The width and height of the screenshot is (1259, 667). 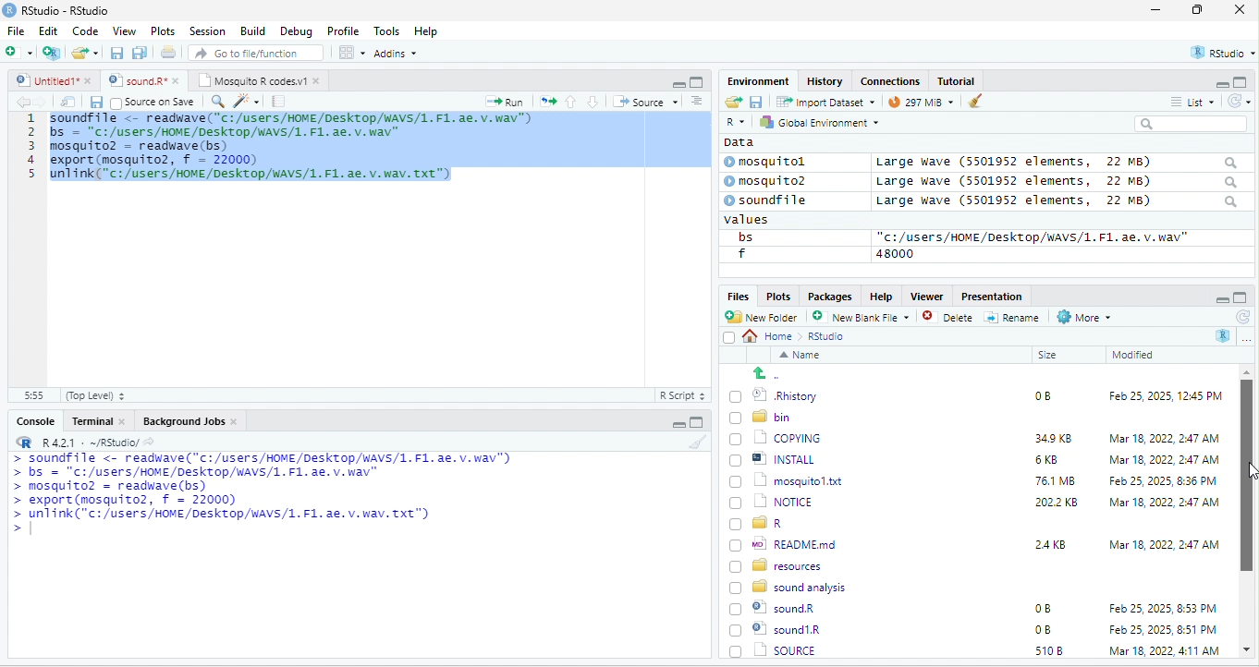 What do you see at coordinates (678, 83) in the screenshot?
I see `minimize` at bounding box center [678, 83].